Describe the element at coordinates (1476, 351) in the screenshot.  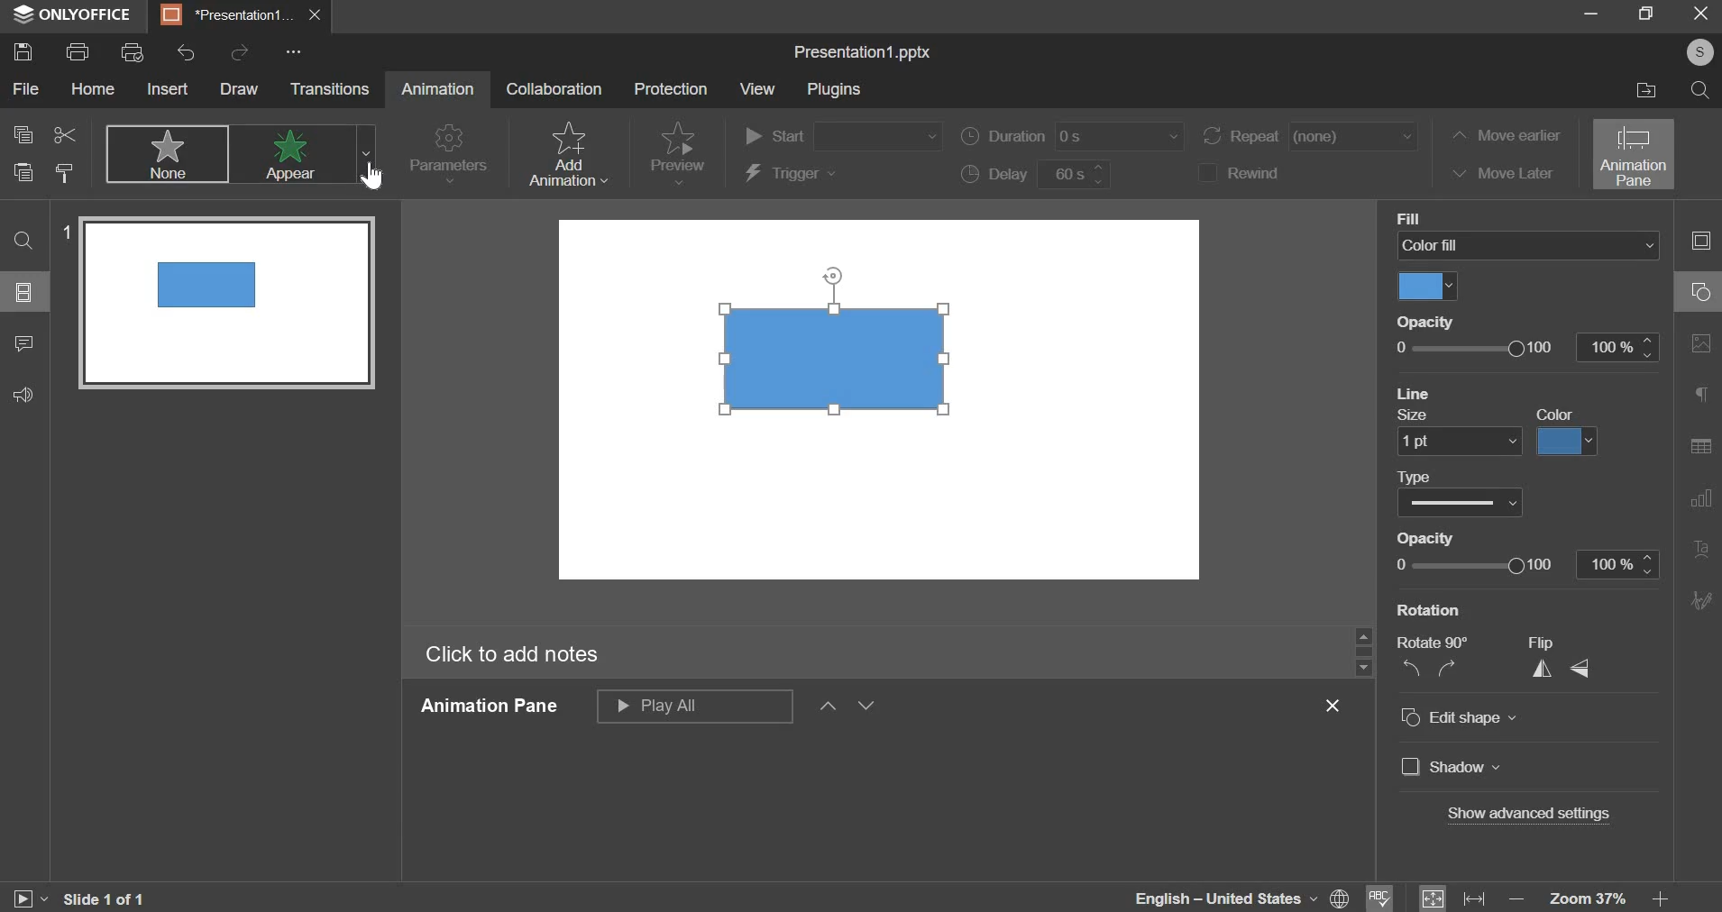
I see `opacity` at that location.